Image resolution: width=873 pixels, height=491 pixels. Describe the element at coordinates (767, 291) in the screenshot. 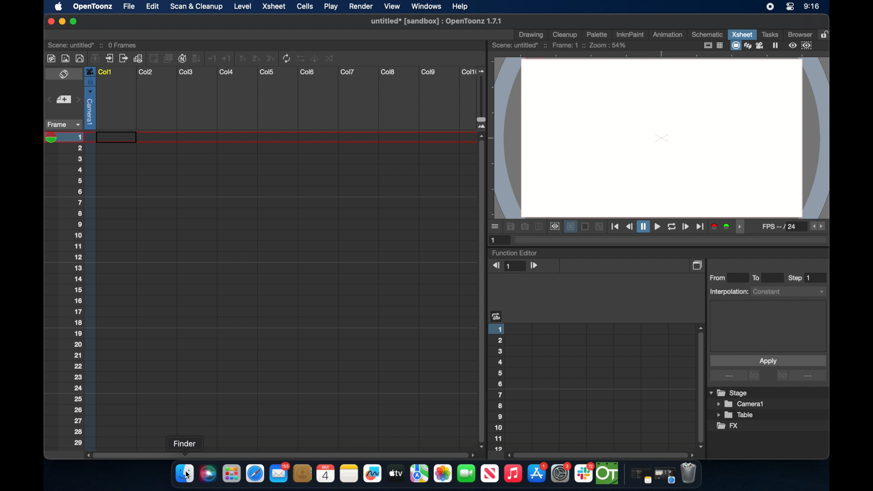

I see `interpolations` at that location.